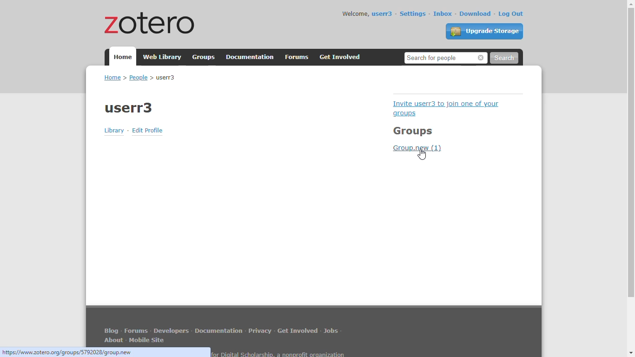  What do you see at coordinates (139, 77) in the screenshot?
I see `home > people > userr3` at bounding box center [139, 77].